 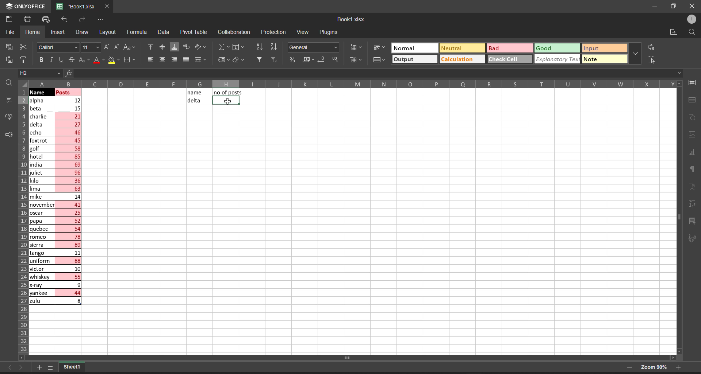 What do you see at coordinates (596, 58) in the screenshot?
I see `note` at bounding box center [596, 58].